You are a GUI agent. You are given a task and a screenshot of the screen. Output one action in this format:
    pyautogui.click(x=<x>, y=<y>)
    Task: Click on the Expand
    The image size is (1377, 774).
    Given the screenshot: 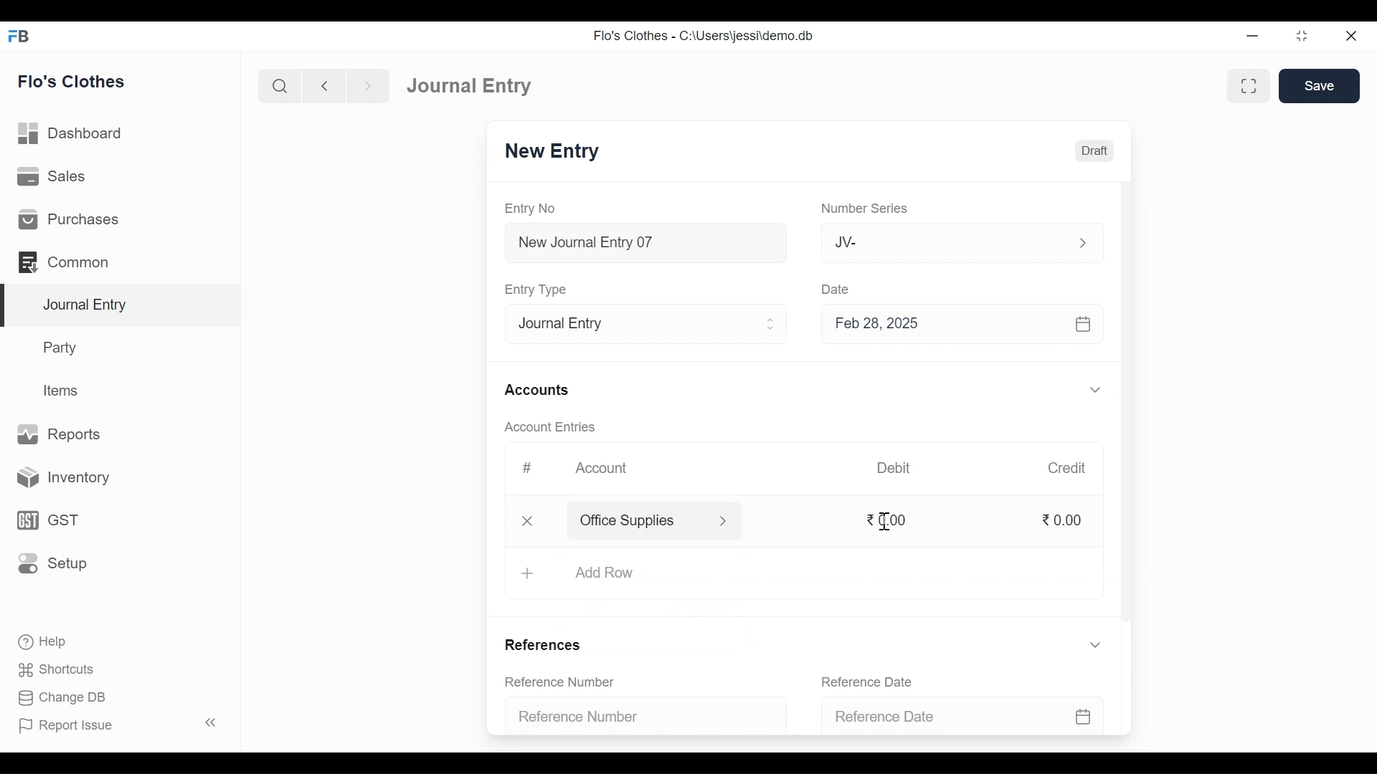 What is the action you would take?
    pyautogui.click(x=724, y=522)
    